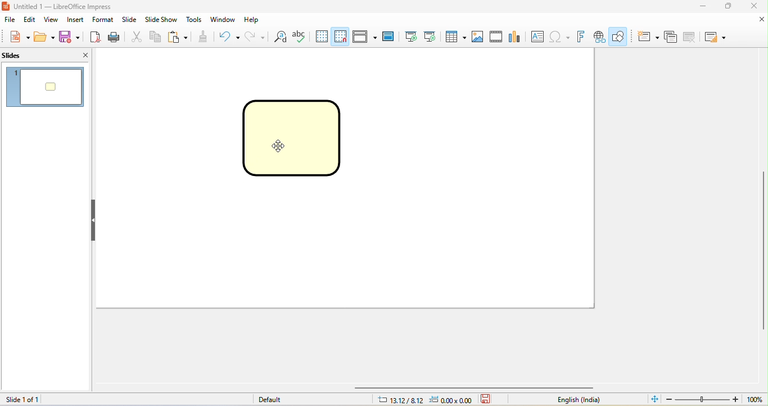  Describe the element at coordinates (135, 36) in the screenshot. I see `cut` at that location.